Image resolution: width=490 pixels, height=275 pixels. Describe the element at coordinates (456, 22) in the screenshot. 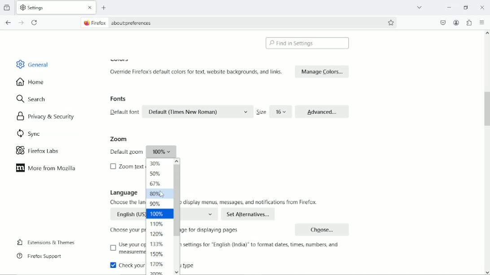

I see `account` at that location.